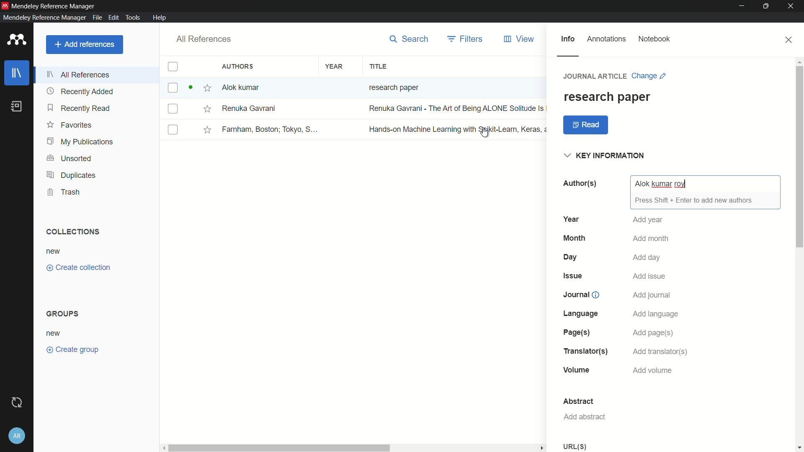  I want to click on book-1, so click(299, 87).